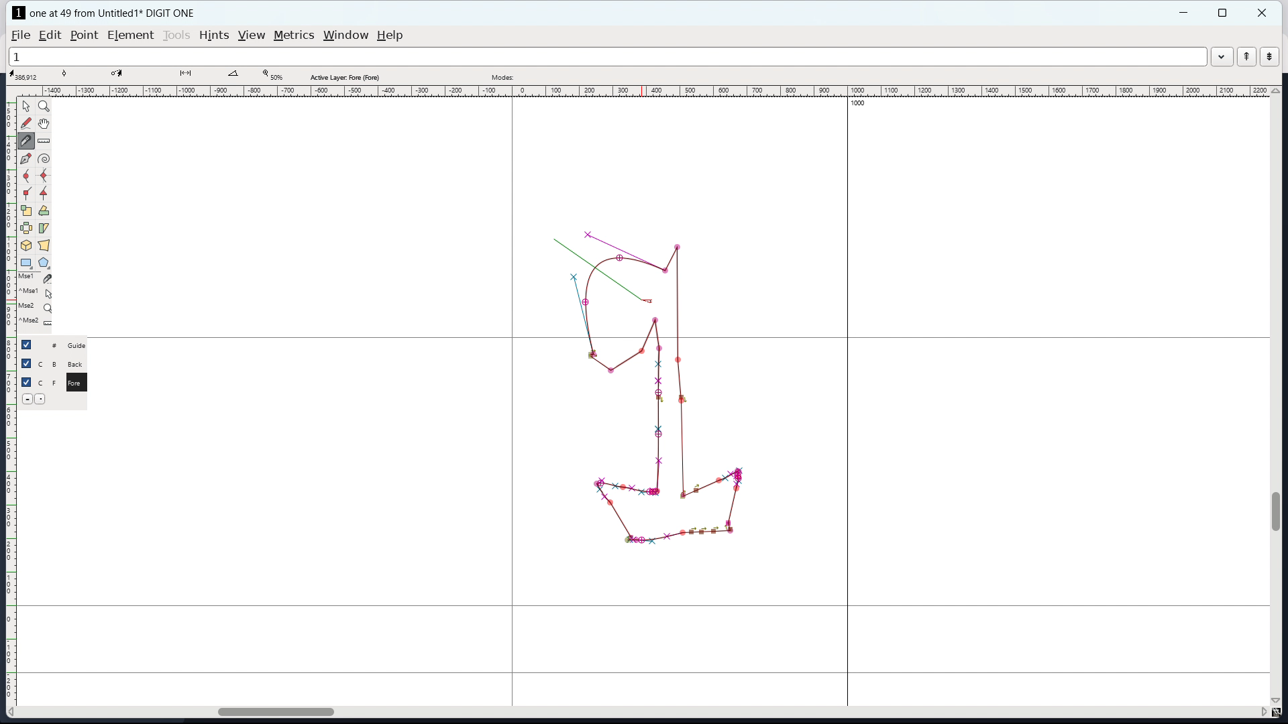  I want to click on rotate selection in 3D and project back to plane, so click(26, 245).